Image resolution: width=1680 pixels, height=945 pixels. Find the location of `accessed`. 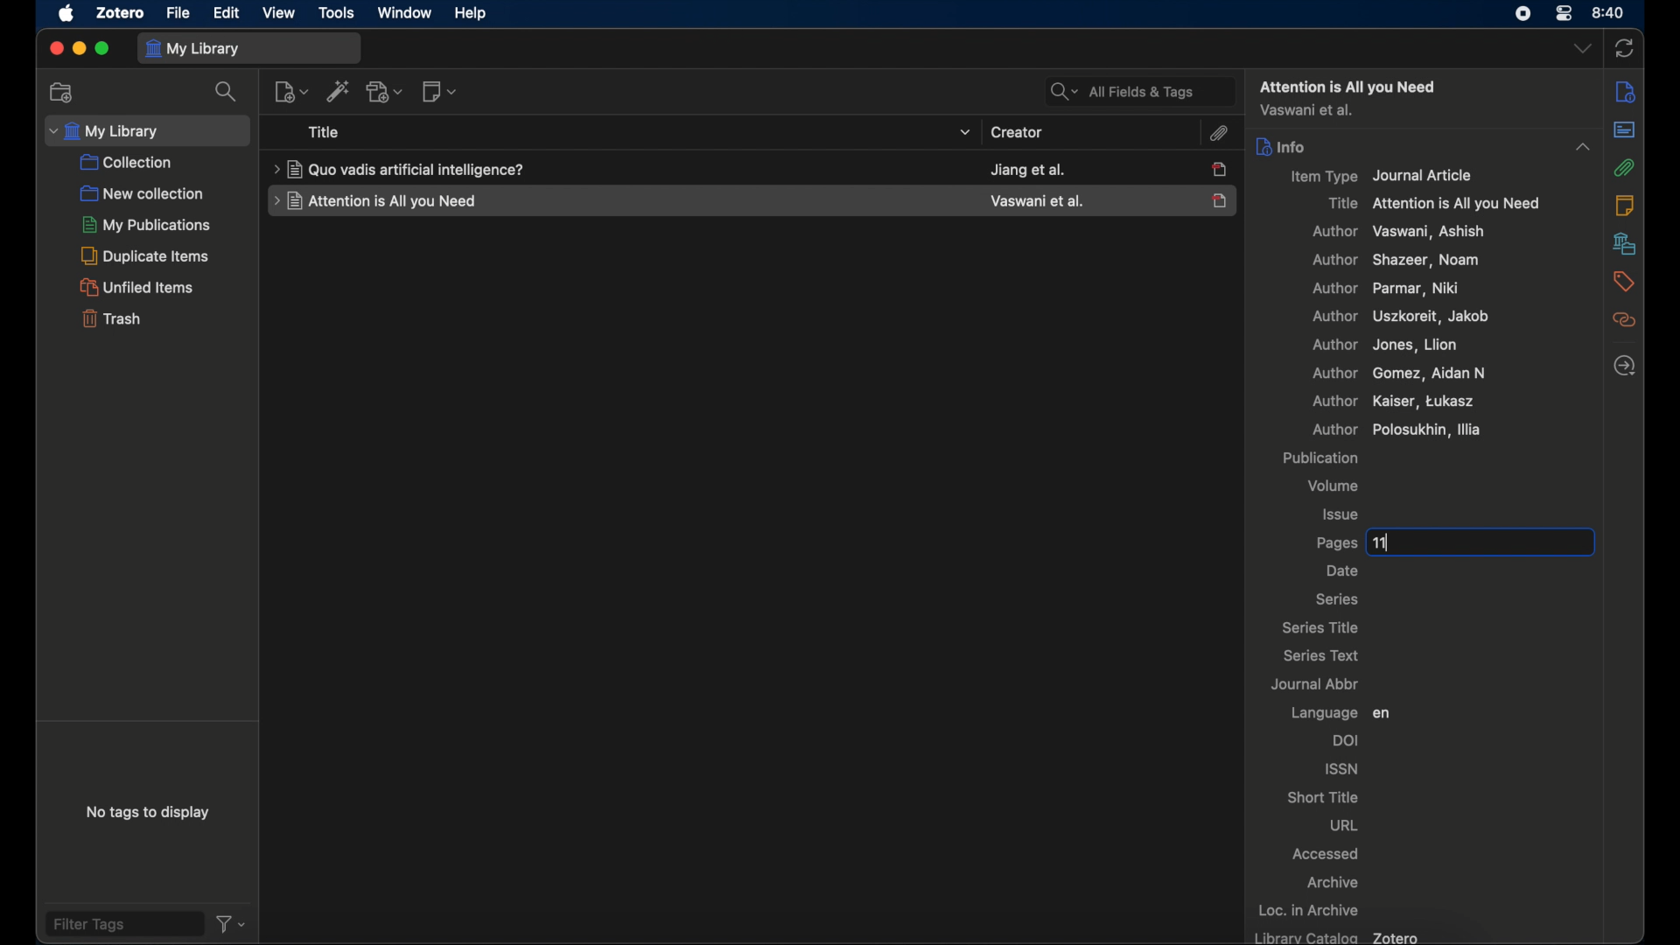

accessed is located at coordinates (1327, 855).